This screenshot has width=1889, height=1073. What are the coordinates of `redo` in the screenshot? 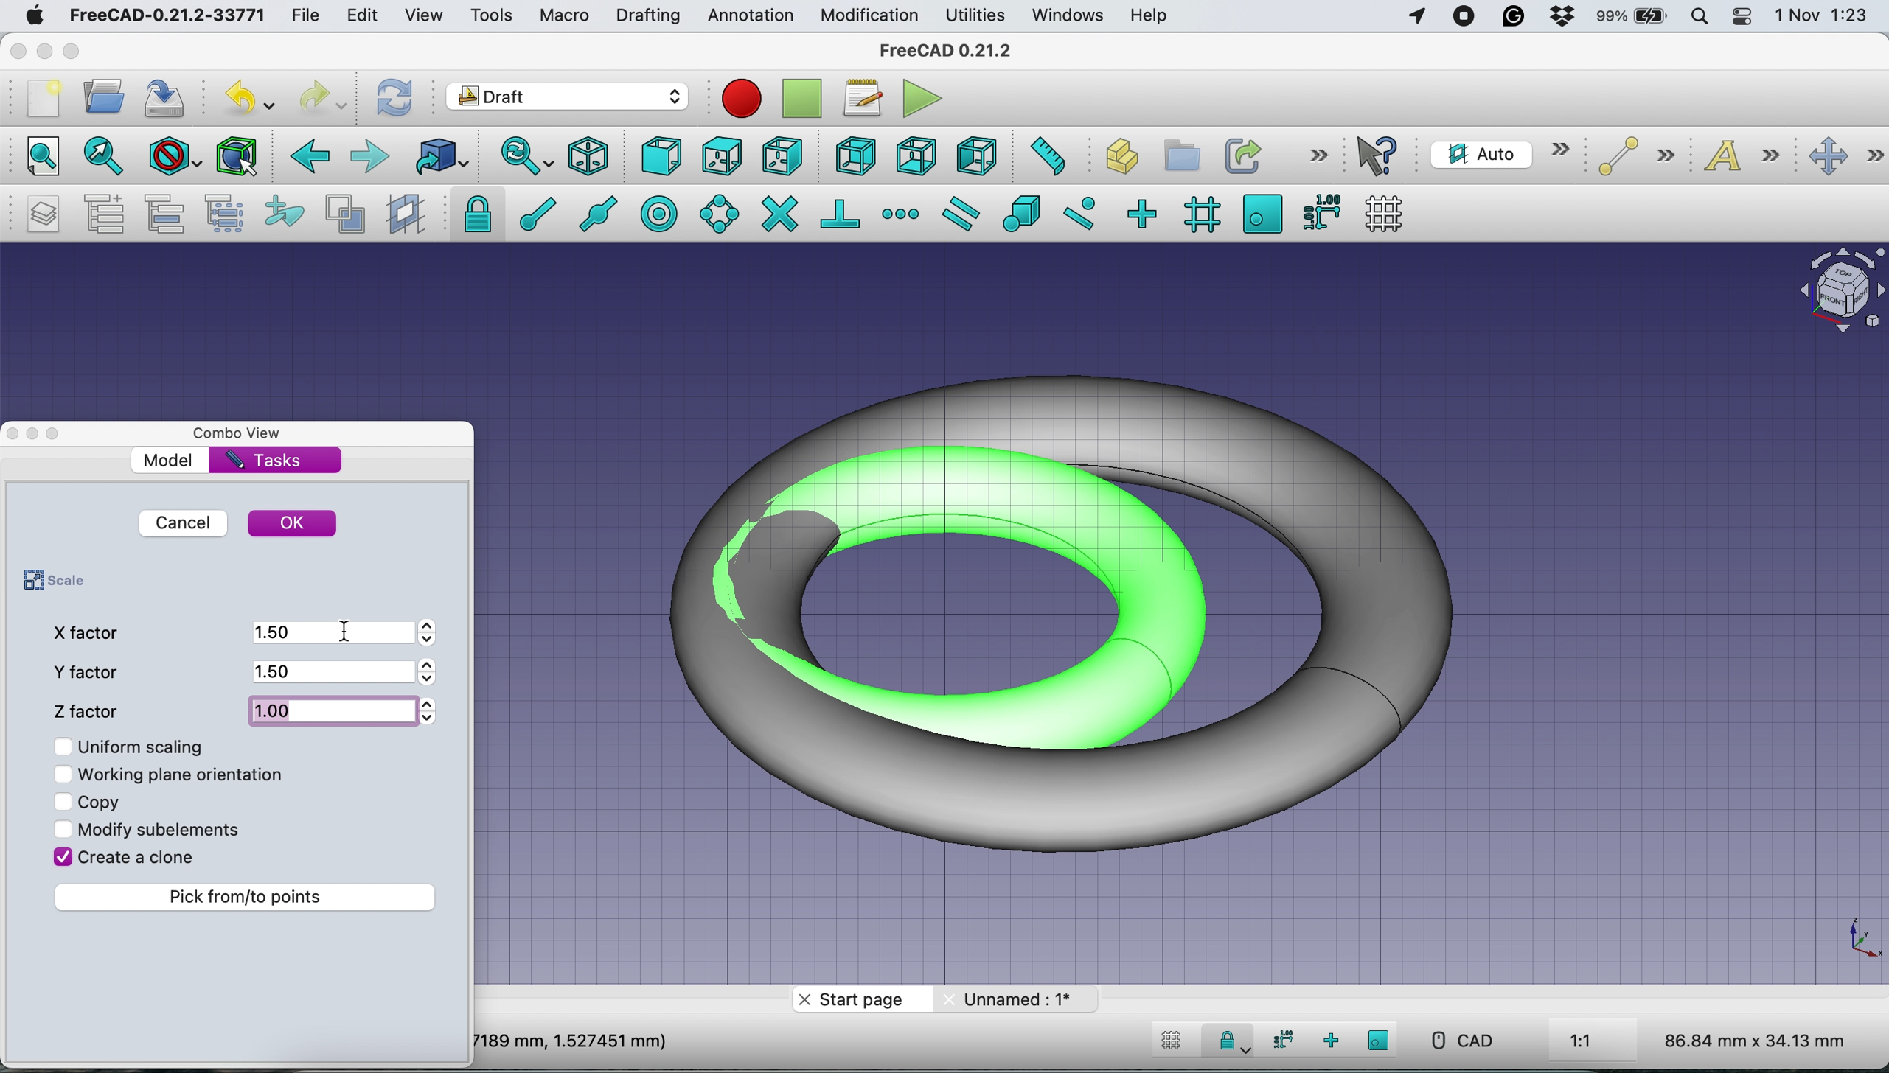 It's located at (321, 99).